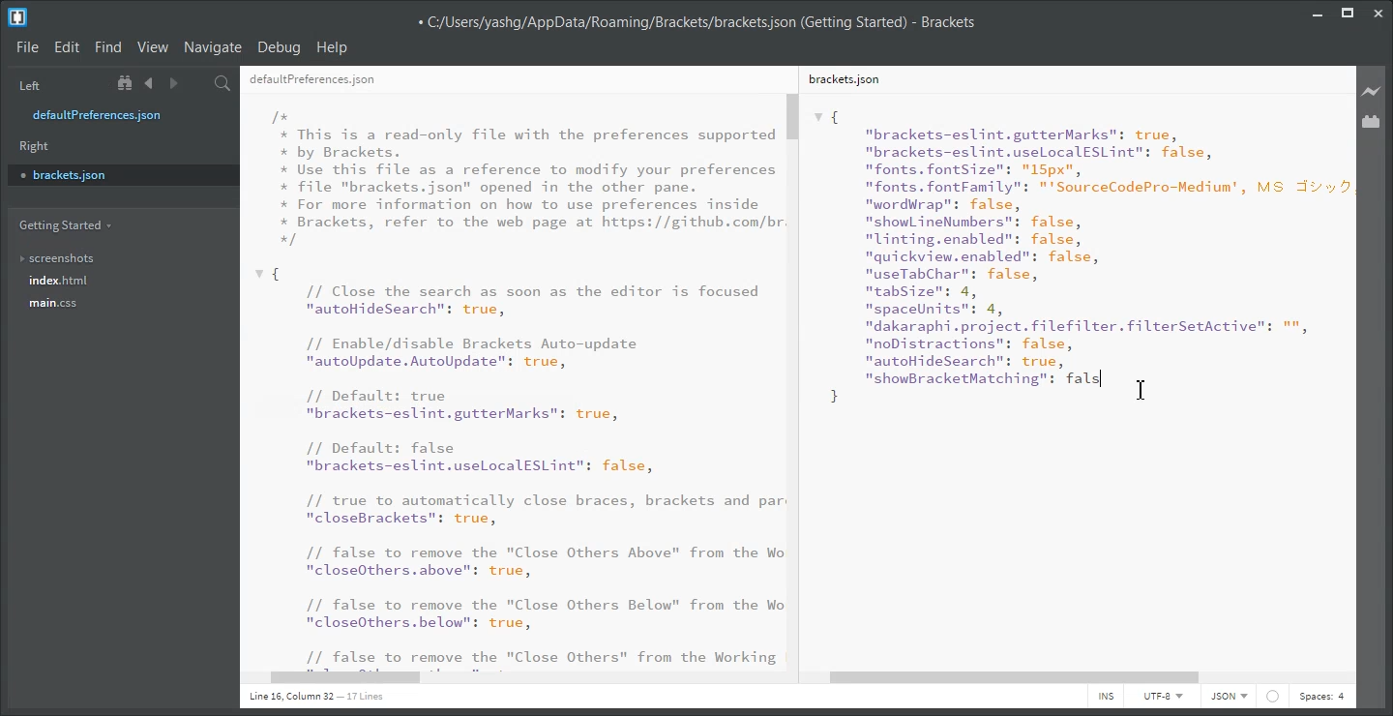 The width and height of the screenshot is (1393, 716). What do you see at coordinates (313, 698) in the screenshot?
I see `Line 1, Column 1 - 17 Lines` at bounding box center [313, 698].